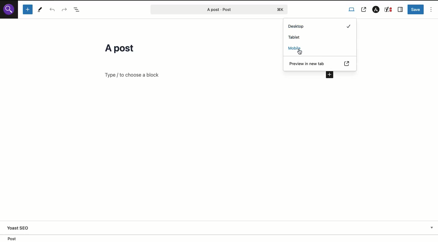 Image resolution: width=438 pixels, height=242 pixels. What do you see at coordinates (320, 64) in the screenshot?
I see `Preview in new tab` at bounding box center [320, 64].